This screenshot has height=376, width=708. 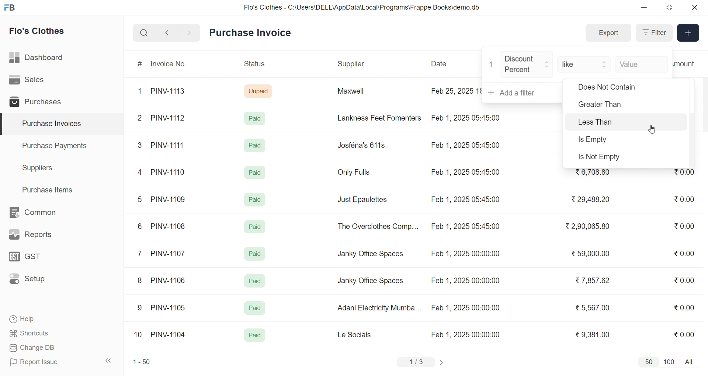 What do you see at coordinates (169, 226) in the screenshot?
I see `PINV-1108` at bounding box center [169, 226].